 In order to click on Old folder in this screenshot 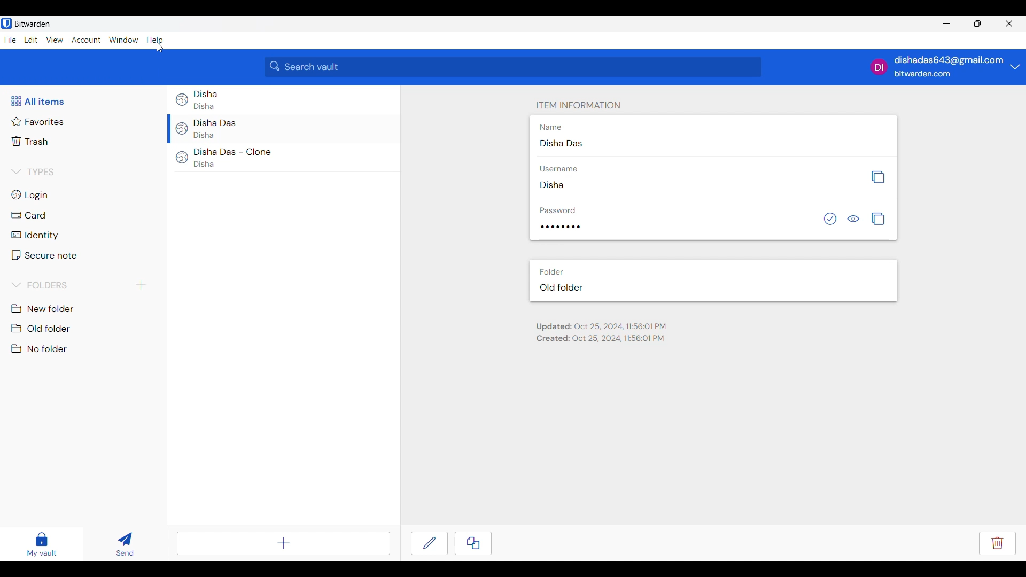, I will do `click(562, 287)`.